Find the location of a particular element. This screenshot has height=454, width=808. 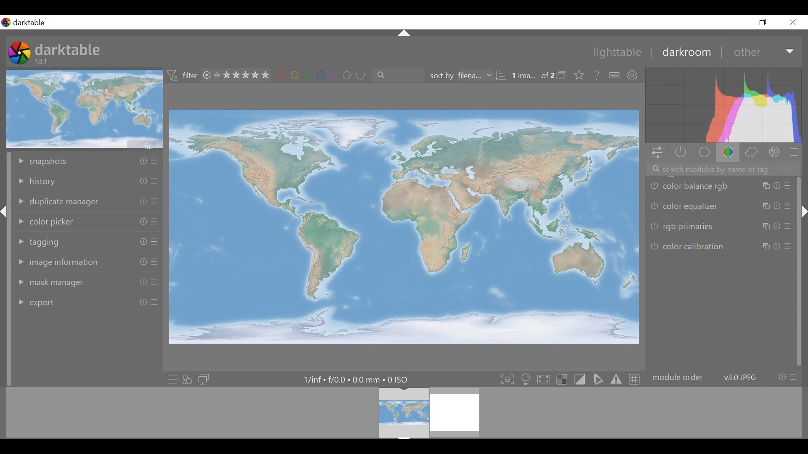

duplicate manager is located at coordinates (87, 203).